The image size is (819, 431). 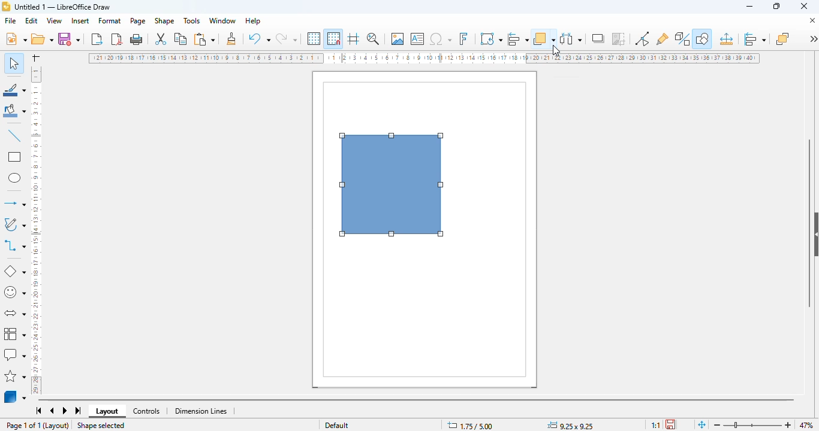 What do you see at coordinates (181, 39) in the screenshot?
I see `copy` at bounding box center [181, 39].